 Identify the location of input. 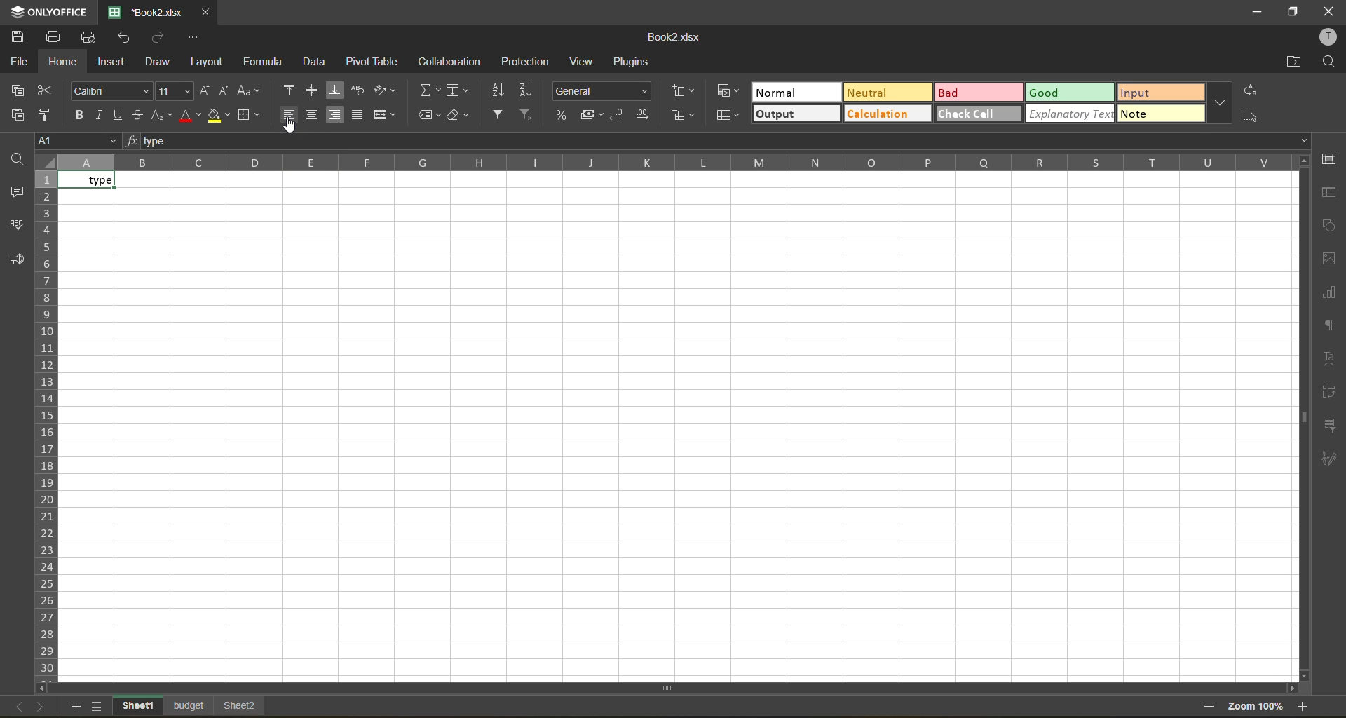
(1165, 94).